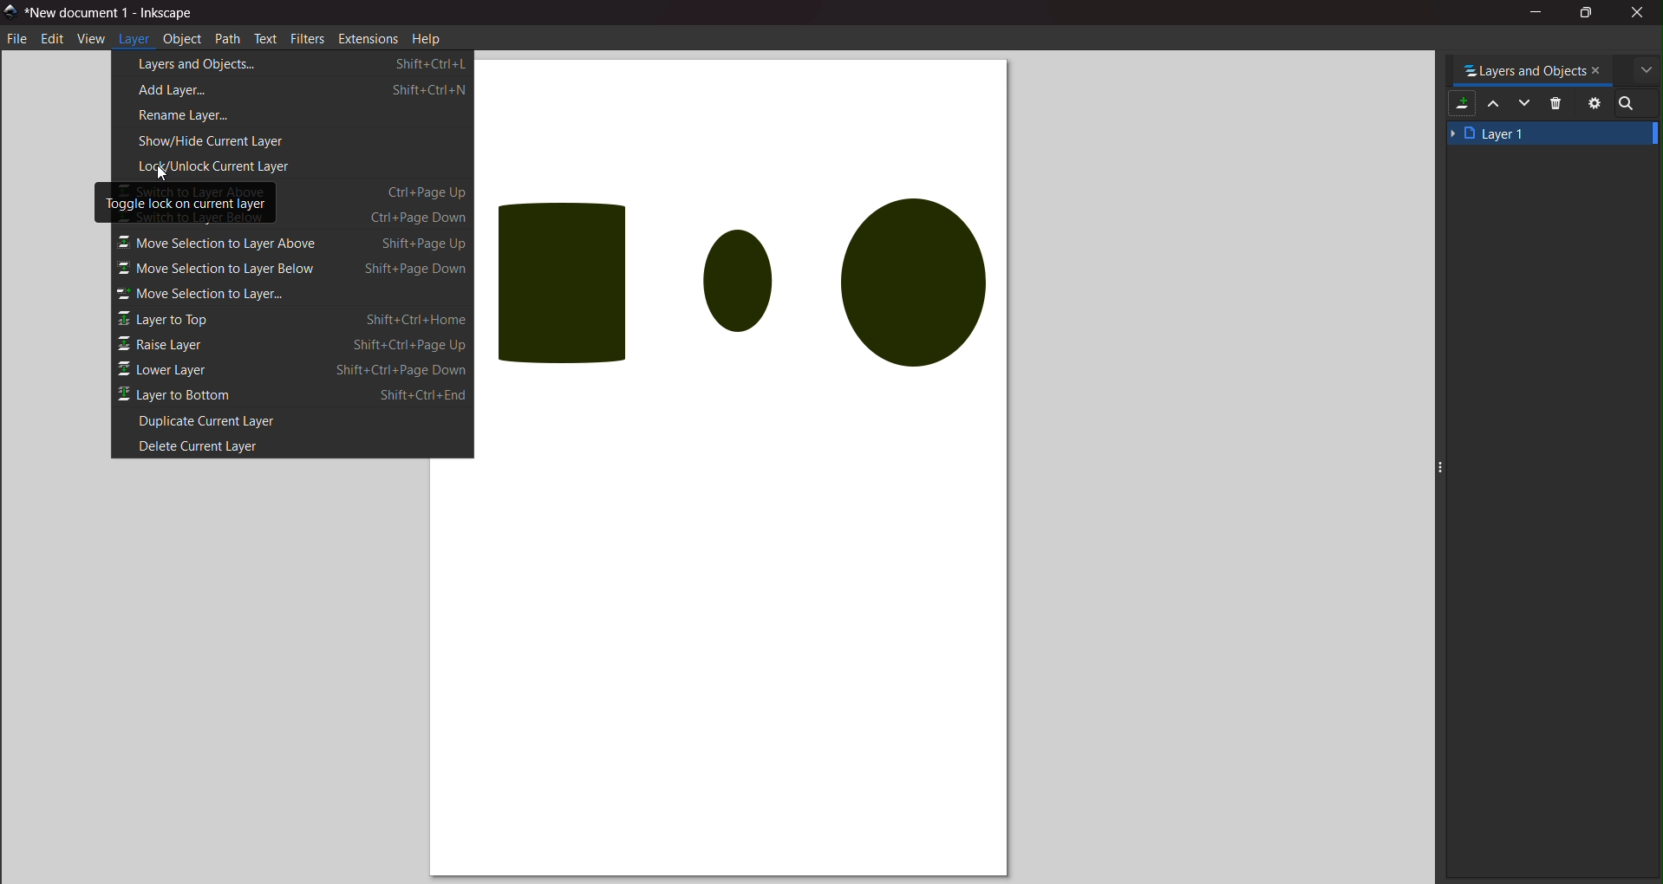 This screenshot has height=884, width=1663. I want to click on layer on top, so click(297, 319).